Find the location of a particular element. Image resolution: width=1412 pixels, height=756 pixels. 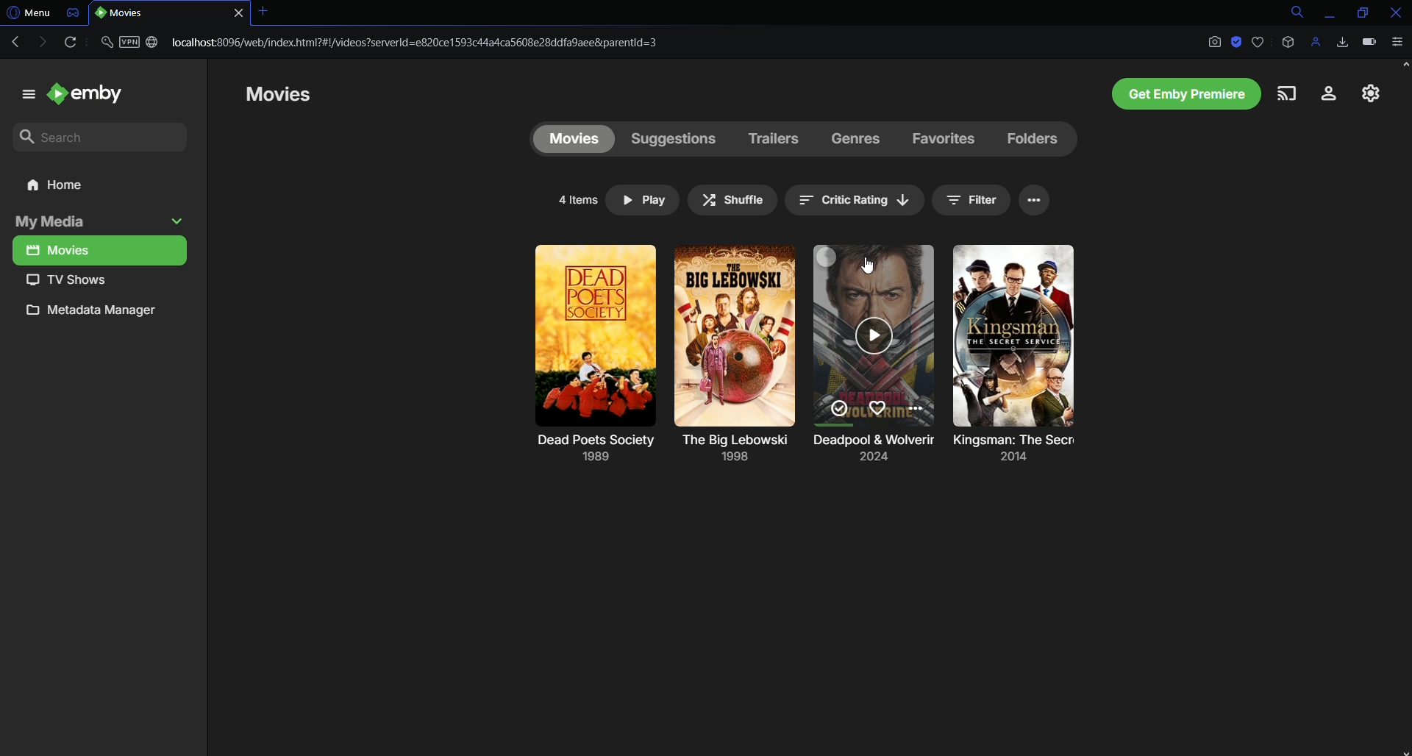

Trailers is located at coordinates (772, 138).